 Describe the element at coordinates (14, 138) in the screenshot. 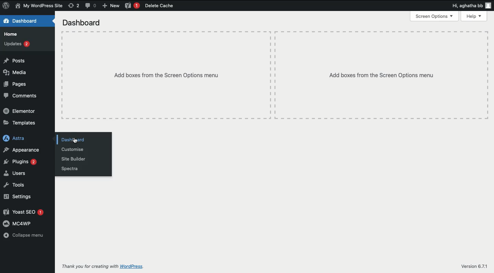

I see `Astra` at that location.